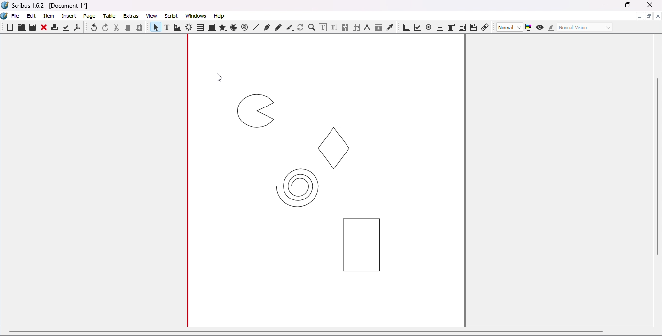 Image resolution: width=662 pixels, height=336 pixels. I want to click on Help, so click(219, 16).